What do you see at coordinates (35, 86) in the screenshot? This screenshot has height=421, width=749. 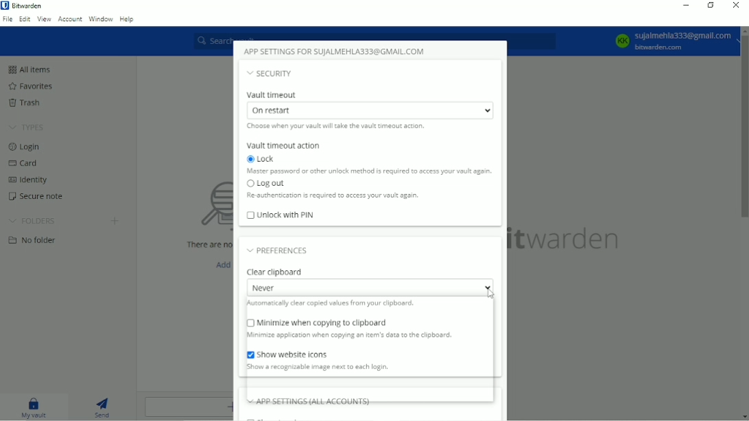 I see `Favorites` at bounding box center [35, 86].